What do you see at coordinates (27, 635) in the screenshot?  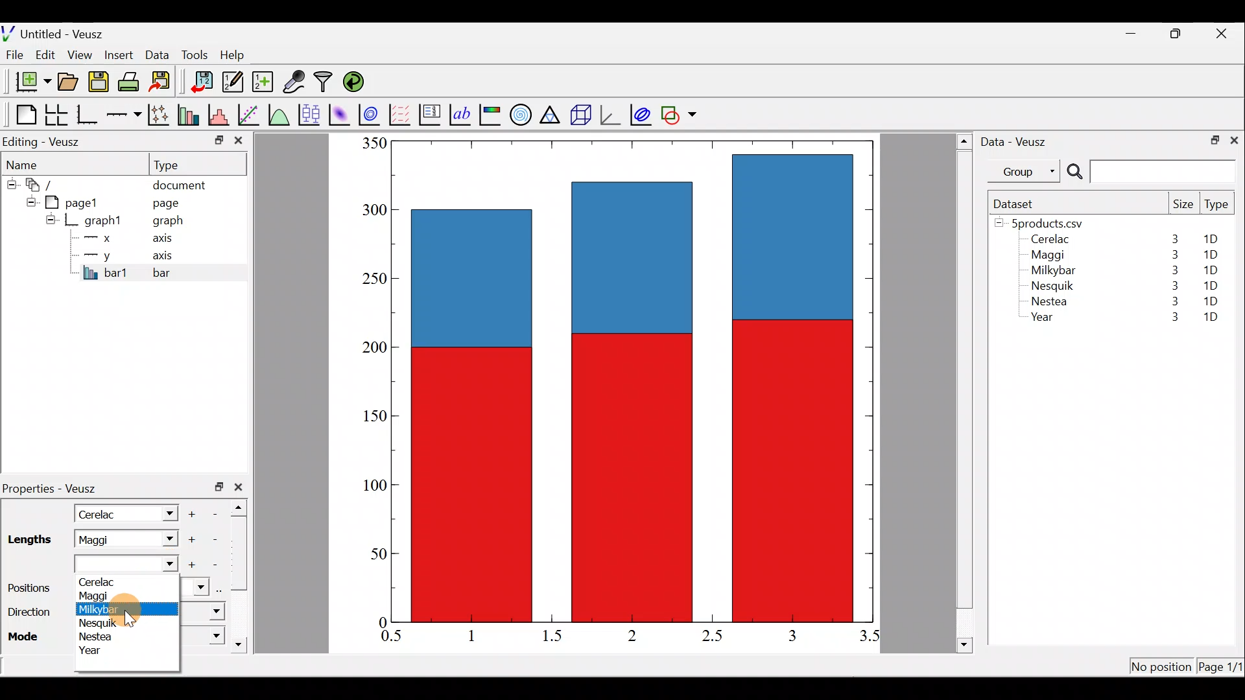 I see `Mode` at bounding box center [27, 635].